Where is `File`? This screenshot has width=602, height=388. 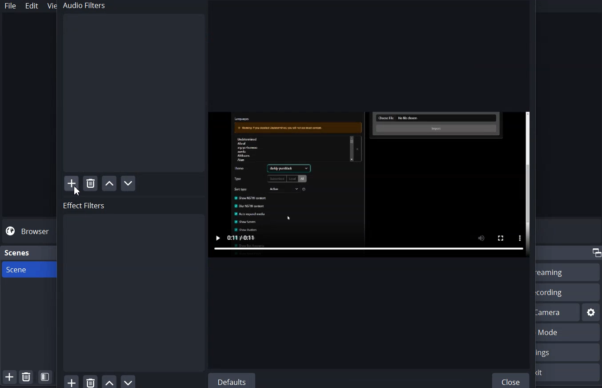
File is located at coordinates (10, 6).